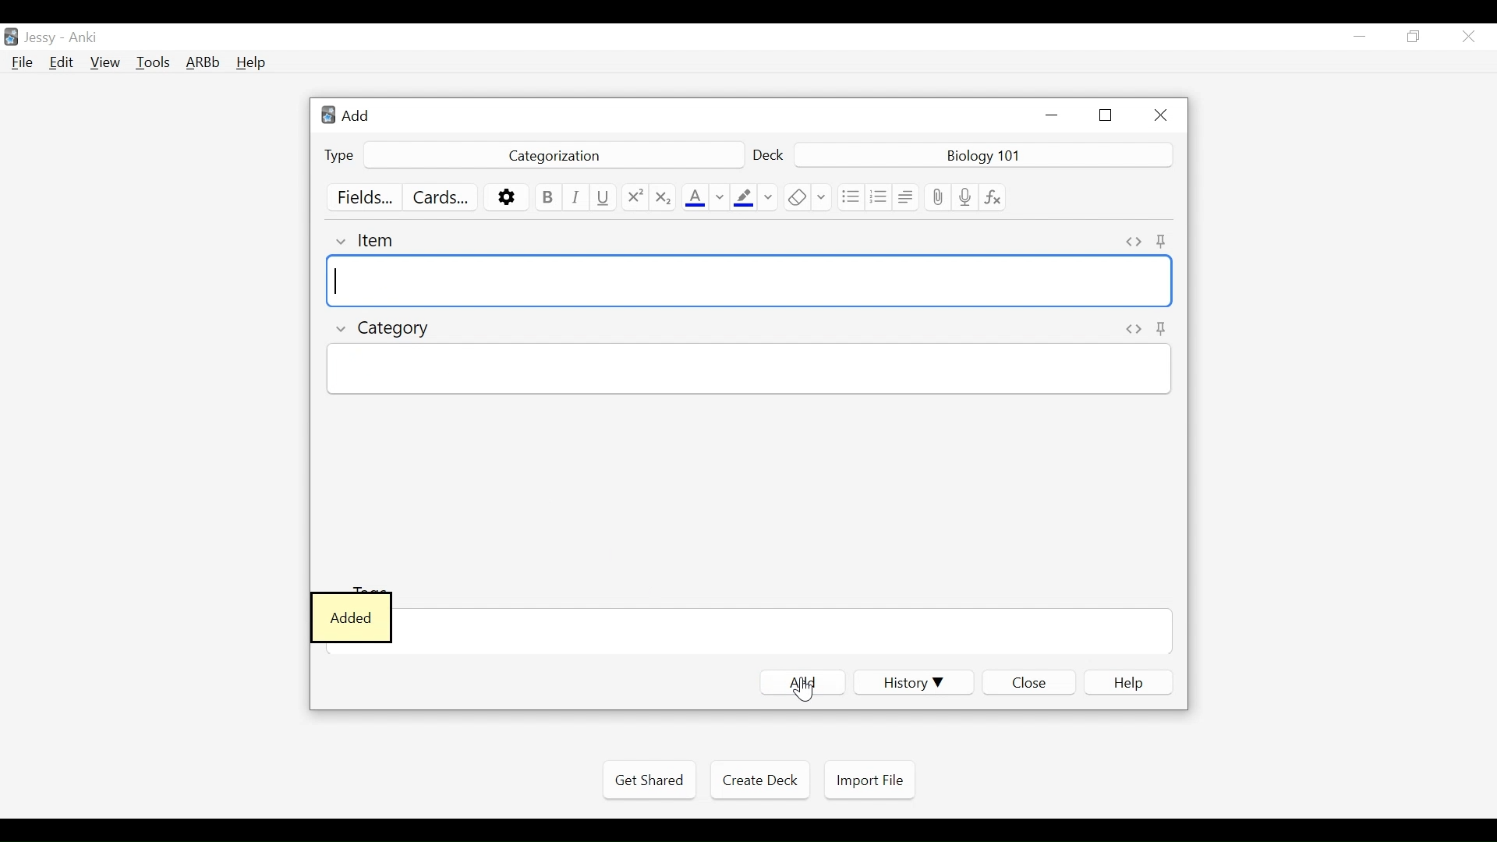  What do you see at coordinates (770, 157) in the screenshot?
I see `Deck` at bounding box center [770, 157].